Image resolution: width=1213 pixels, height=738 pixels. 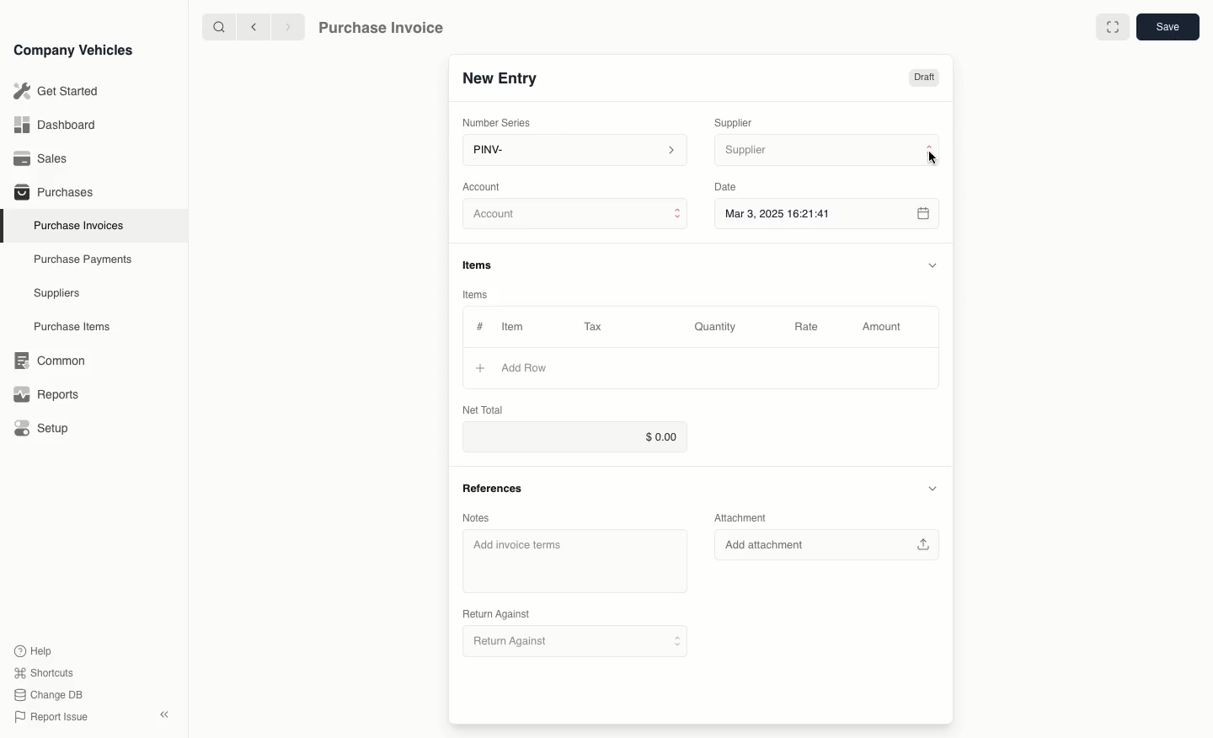 I want to click on collapse, so click(x=933, y=264).